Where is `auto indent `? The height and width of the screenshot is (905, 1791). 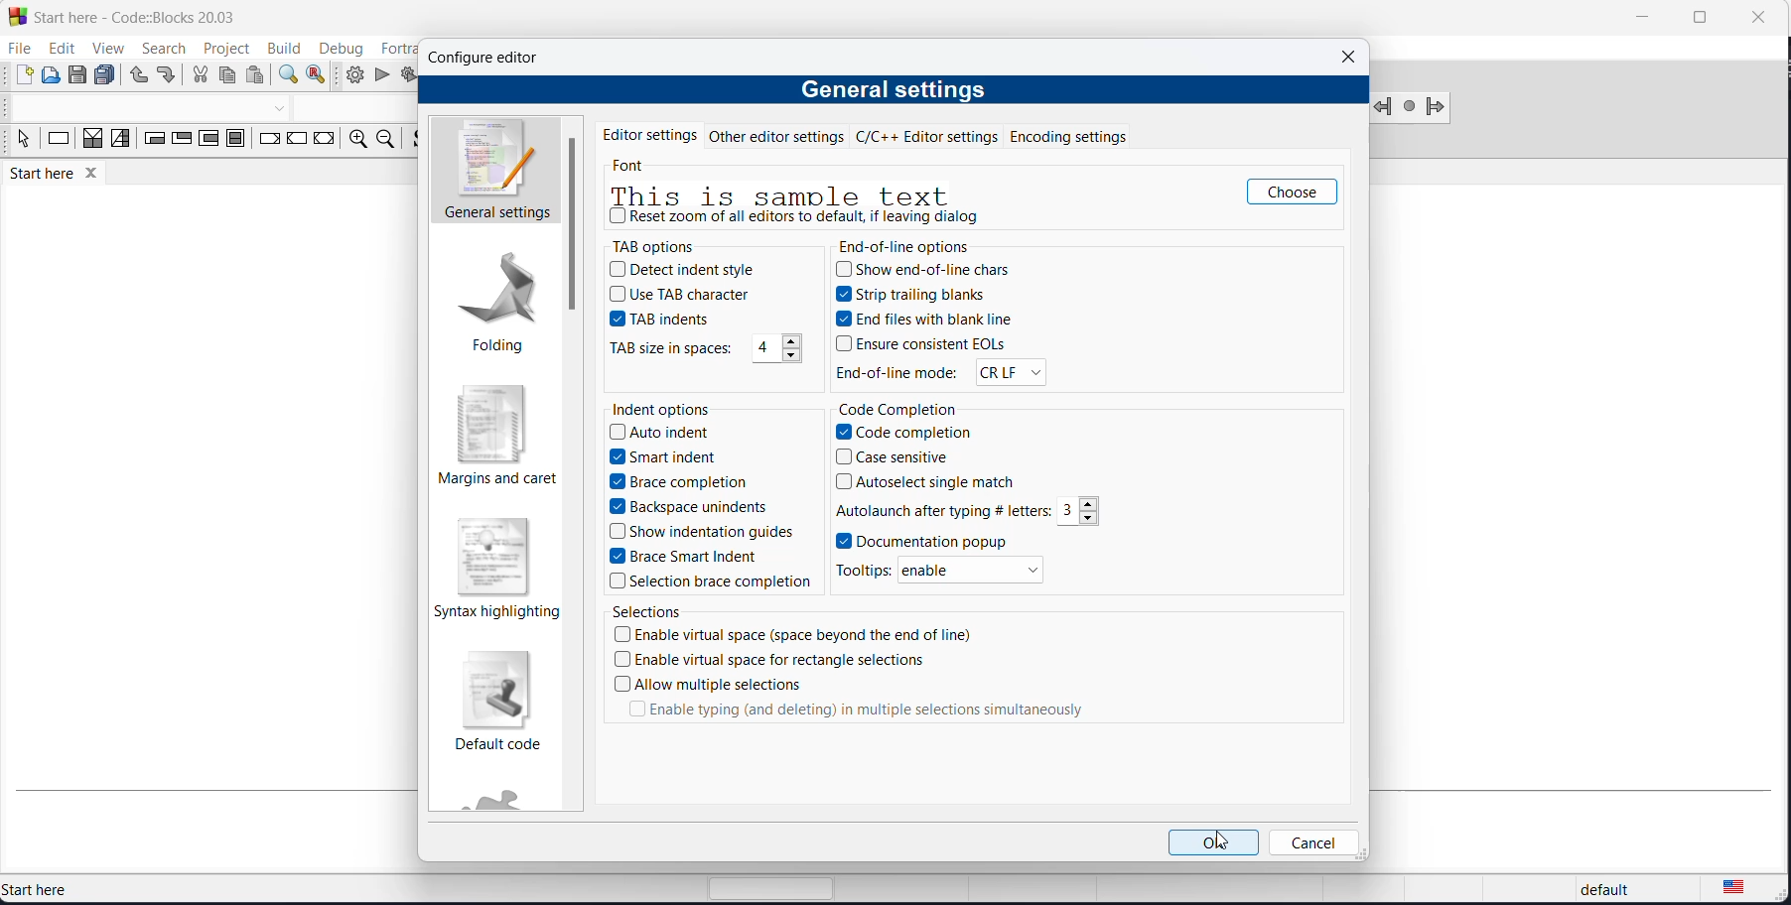
auto indent  is located at coordinates (666, 432).